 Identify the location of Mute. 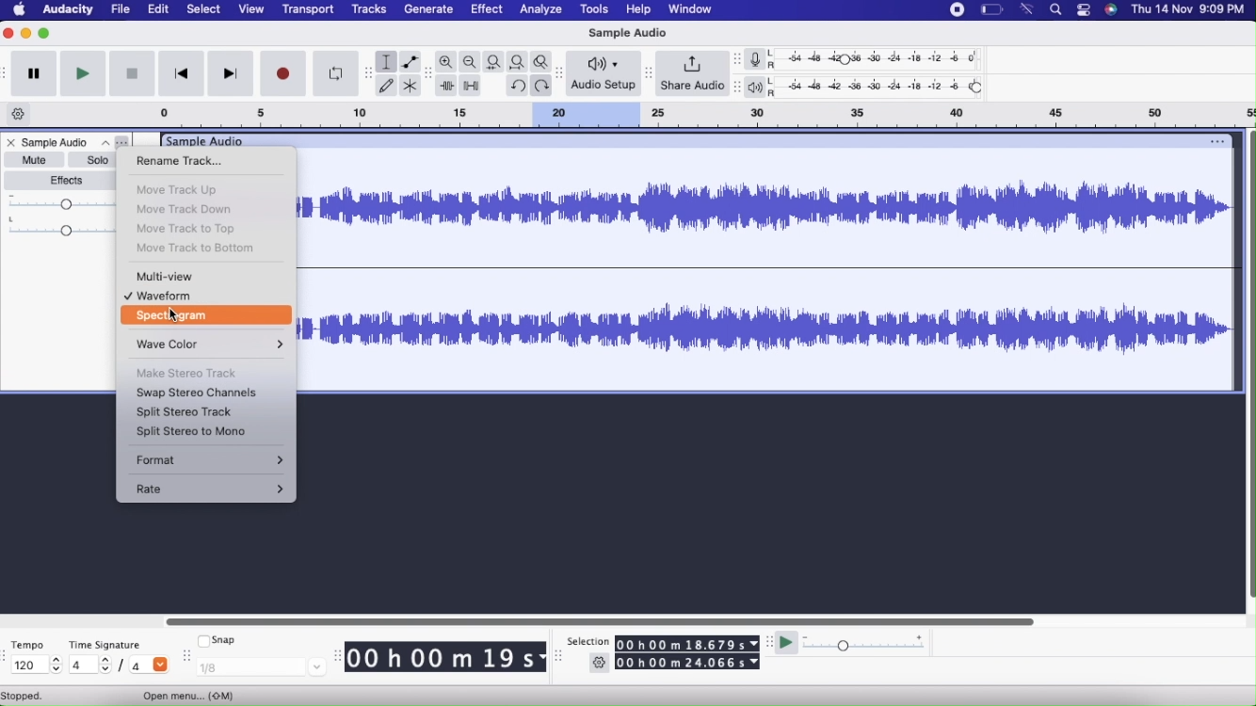
(37, 159).